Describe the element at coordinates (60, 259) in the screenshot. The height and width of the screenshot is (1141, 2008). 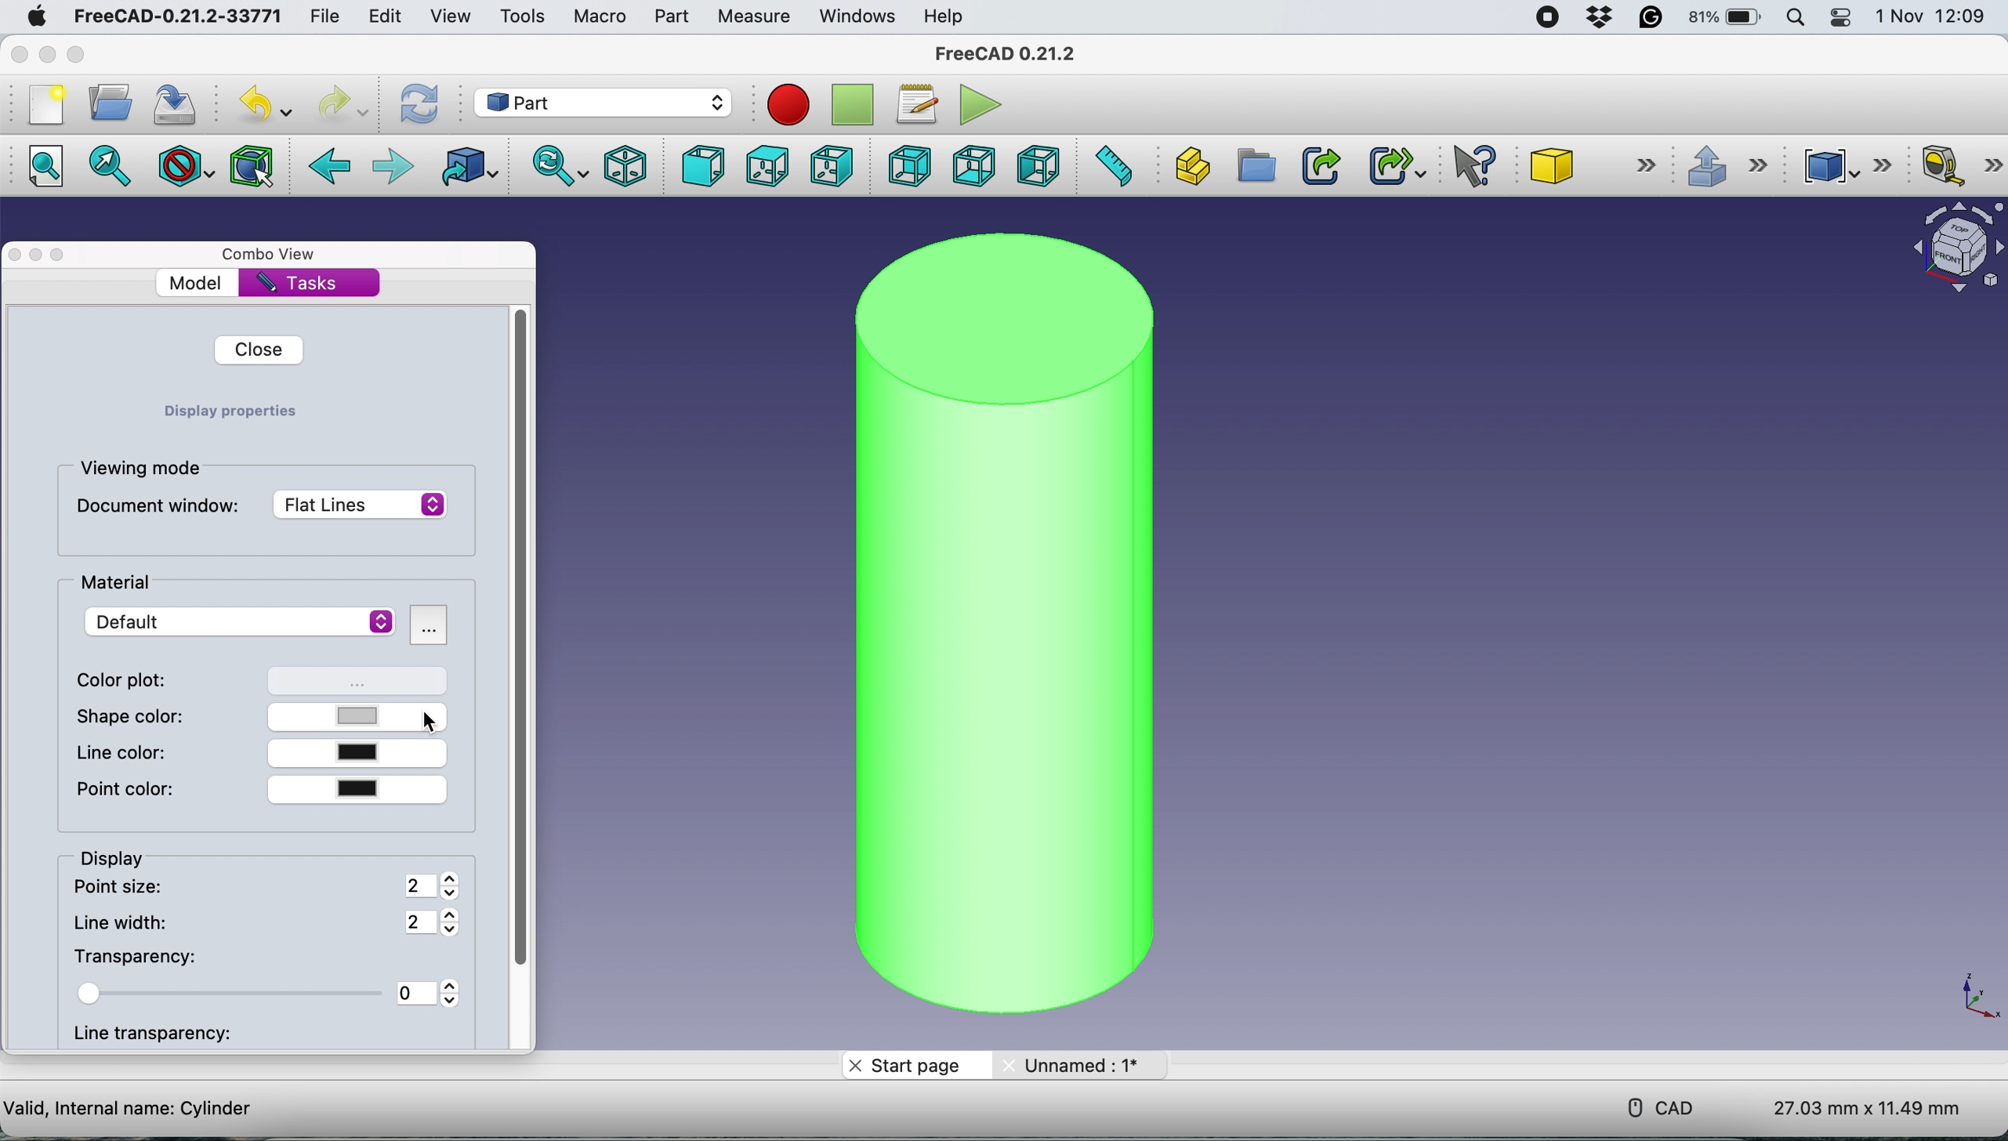
I see `maximise` at that location.